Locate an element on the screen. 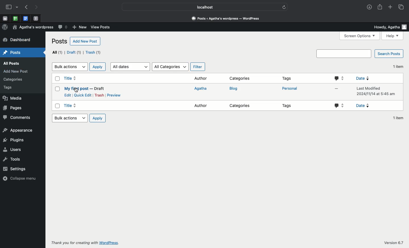 The image size is (409, 248). Version 6.7 is located at coordinates (393, 242).